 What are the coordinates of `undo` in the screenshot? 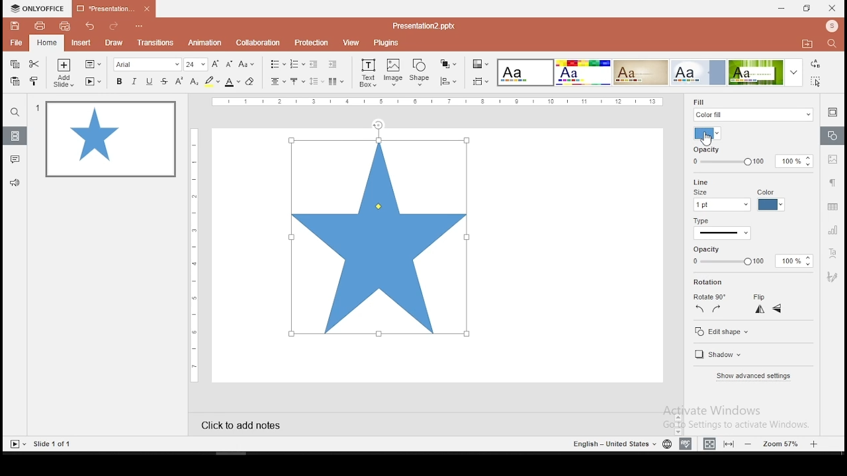 It's located at (91, 26).